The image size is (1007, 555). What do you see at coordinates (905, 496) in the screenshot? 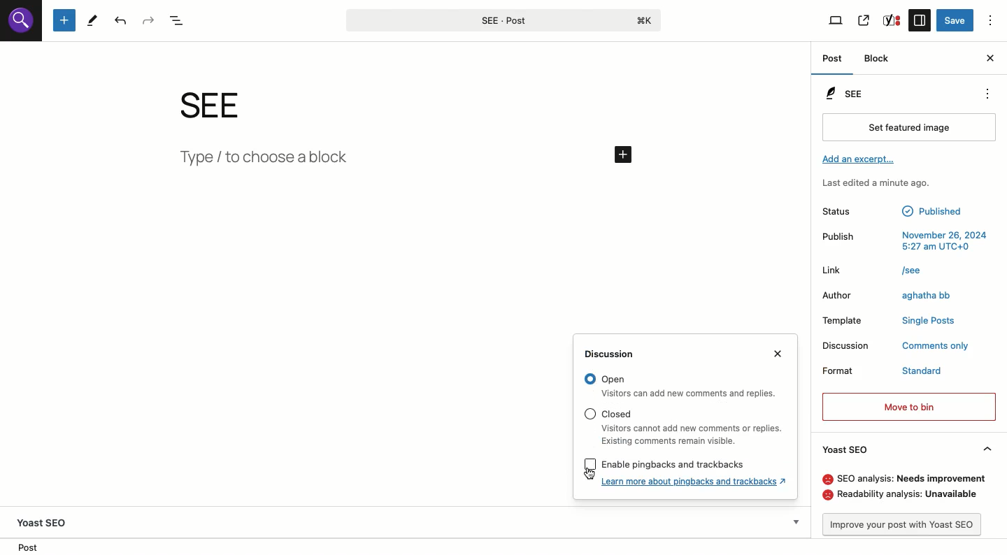
I see `Readability analysis: unavailable` at bounding box center [905, 496].